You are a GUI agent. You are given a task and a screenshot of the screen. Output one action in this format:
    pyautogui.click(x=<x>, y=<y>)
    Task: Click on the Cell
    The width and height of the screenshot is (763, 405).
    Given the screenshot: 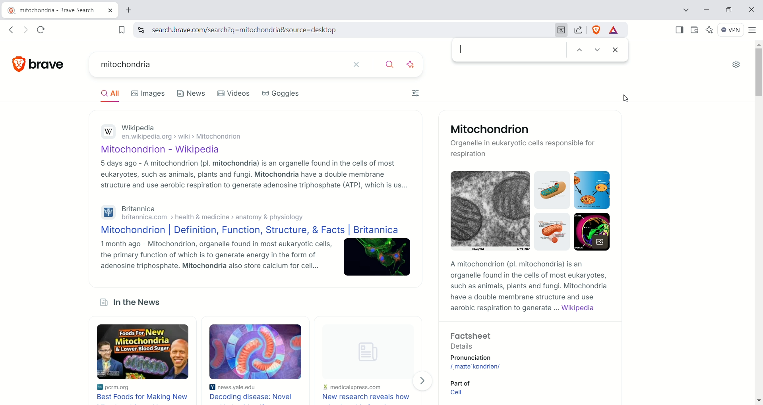 What is the action you would take?
    pyautogui.click(x=469, y=393)
    